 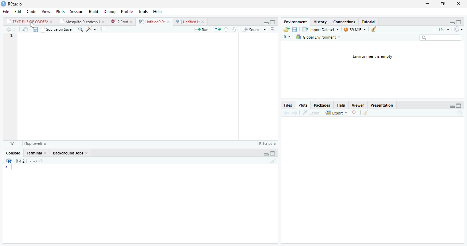 What do you see at coordinates (460, 22) in the screenshot?
I see `Maximize` at bounding box center [460, 22].